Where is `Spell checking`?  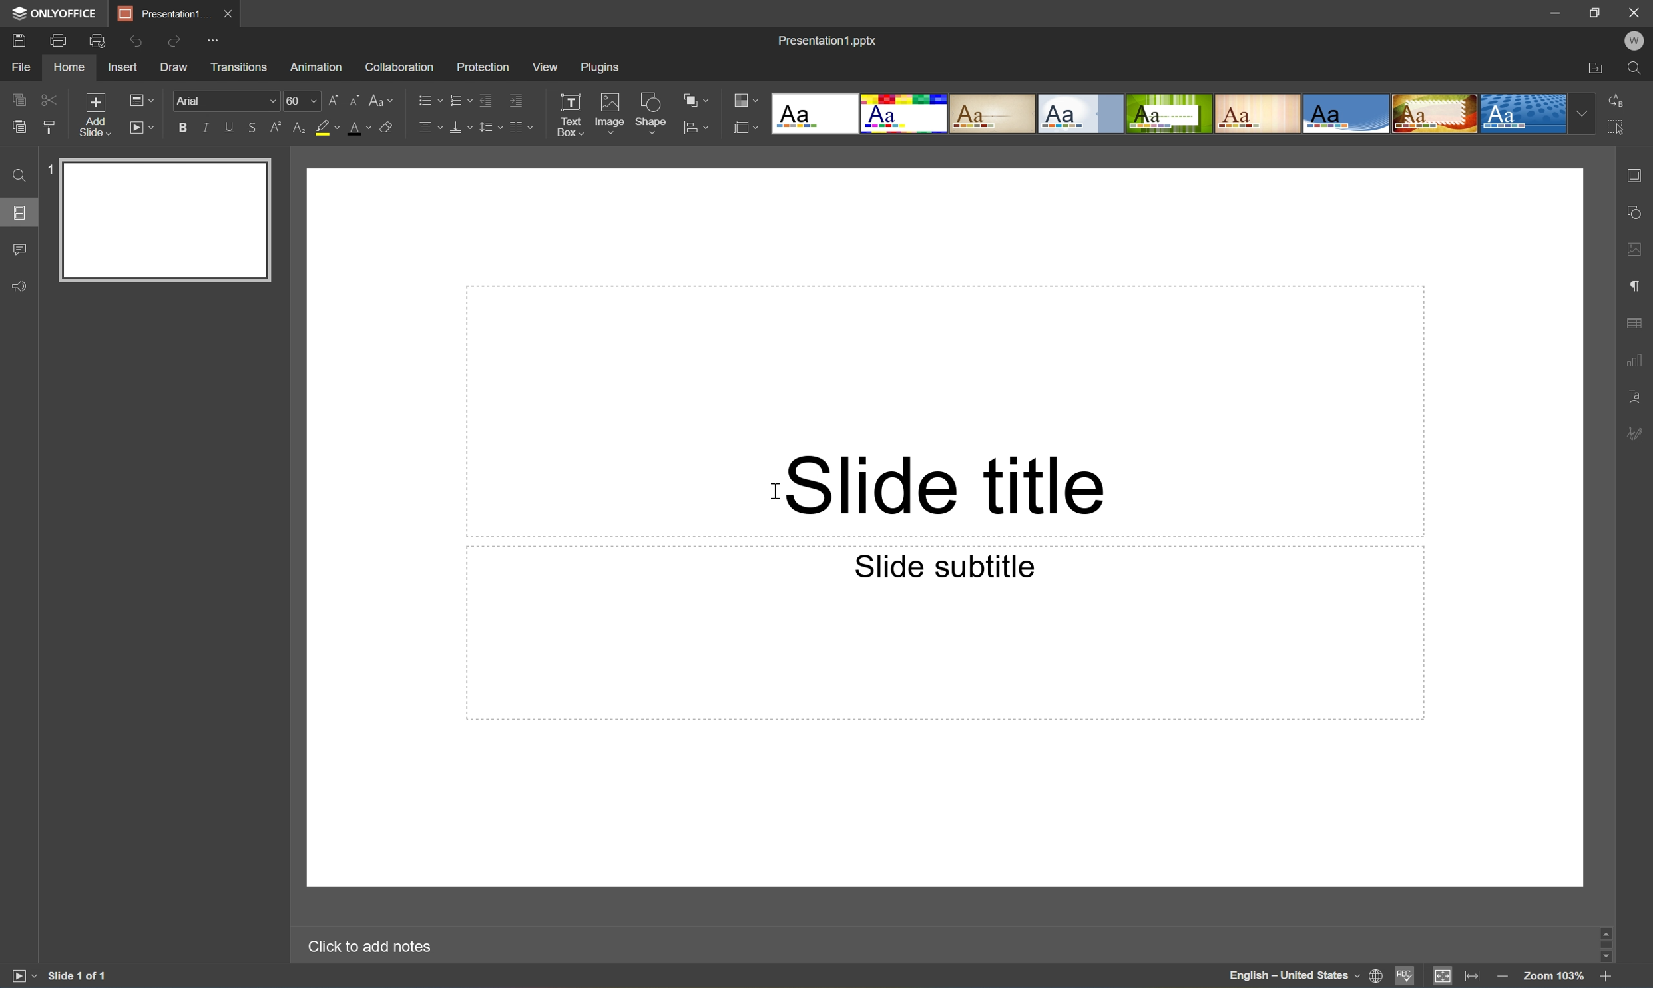 Spell checking is located at coordinates (1408, 977).